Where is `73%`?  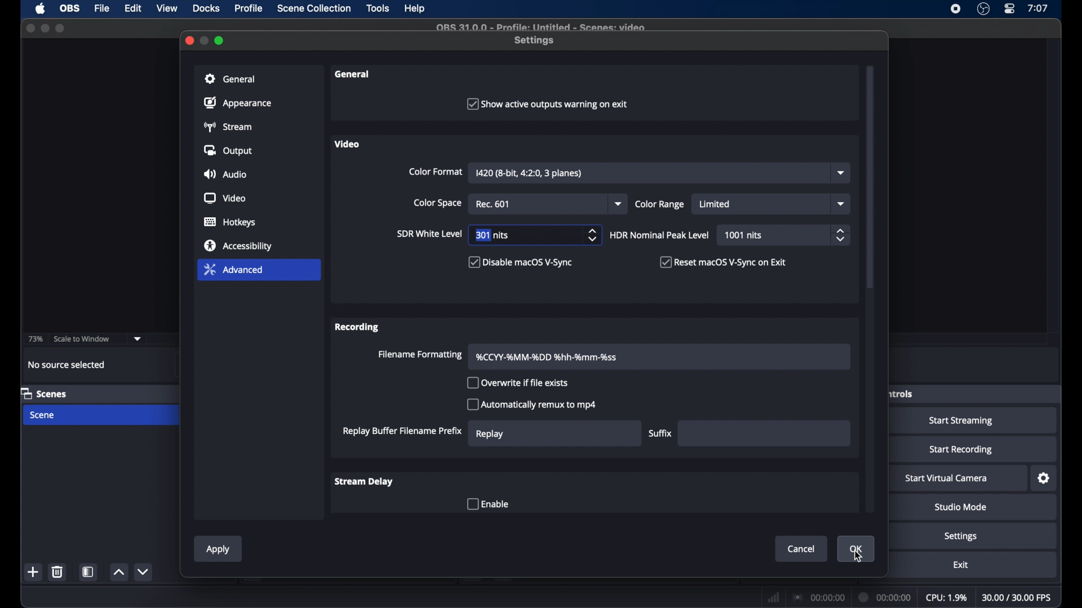
73% is located at coordinates (34, 339).